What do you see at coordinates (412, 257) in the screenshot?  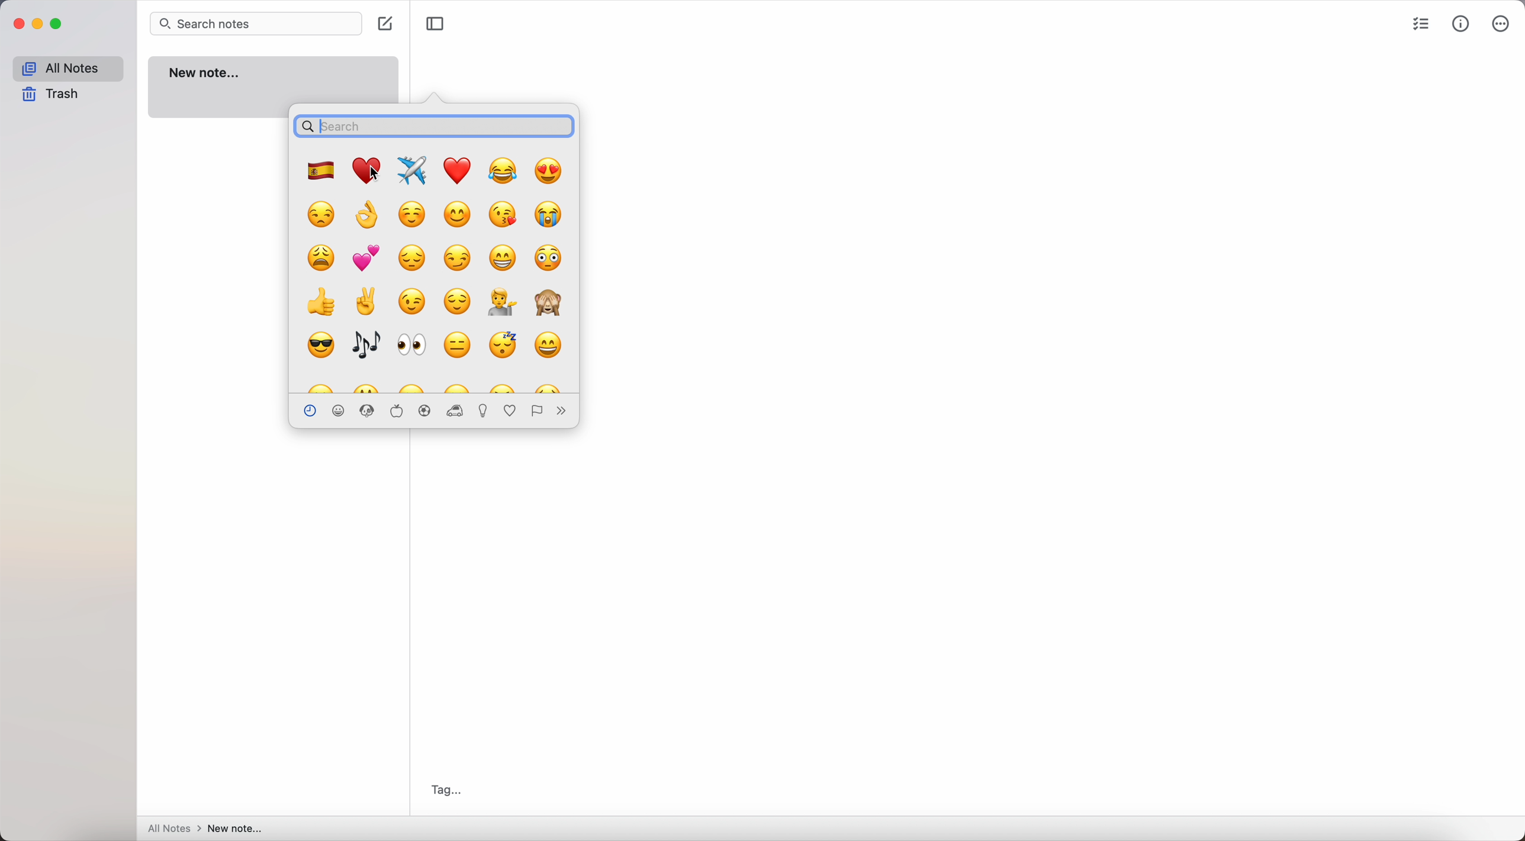 I see `emoji` at bounding box center [412, 257].